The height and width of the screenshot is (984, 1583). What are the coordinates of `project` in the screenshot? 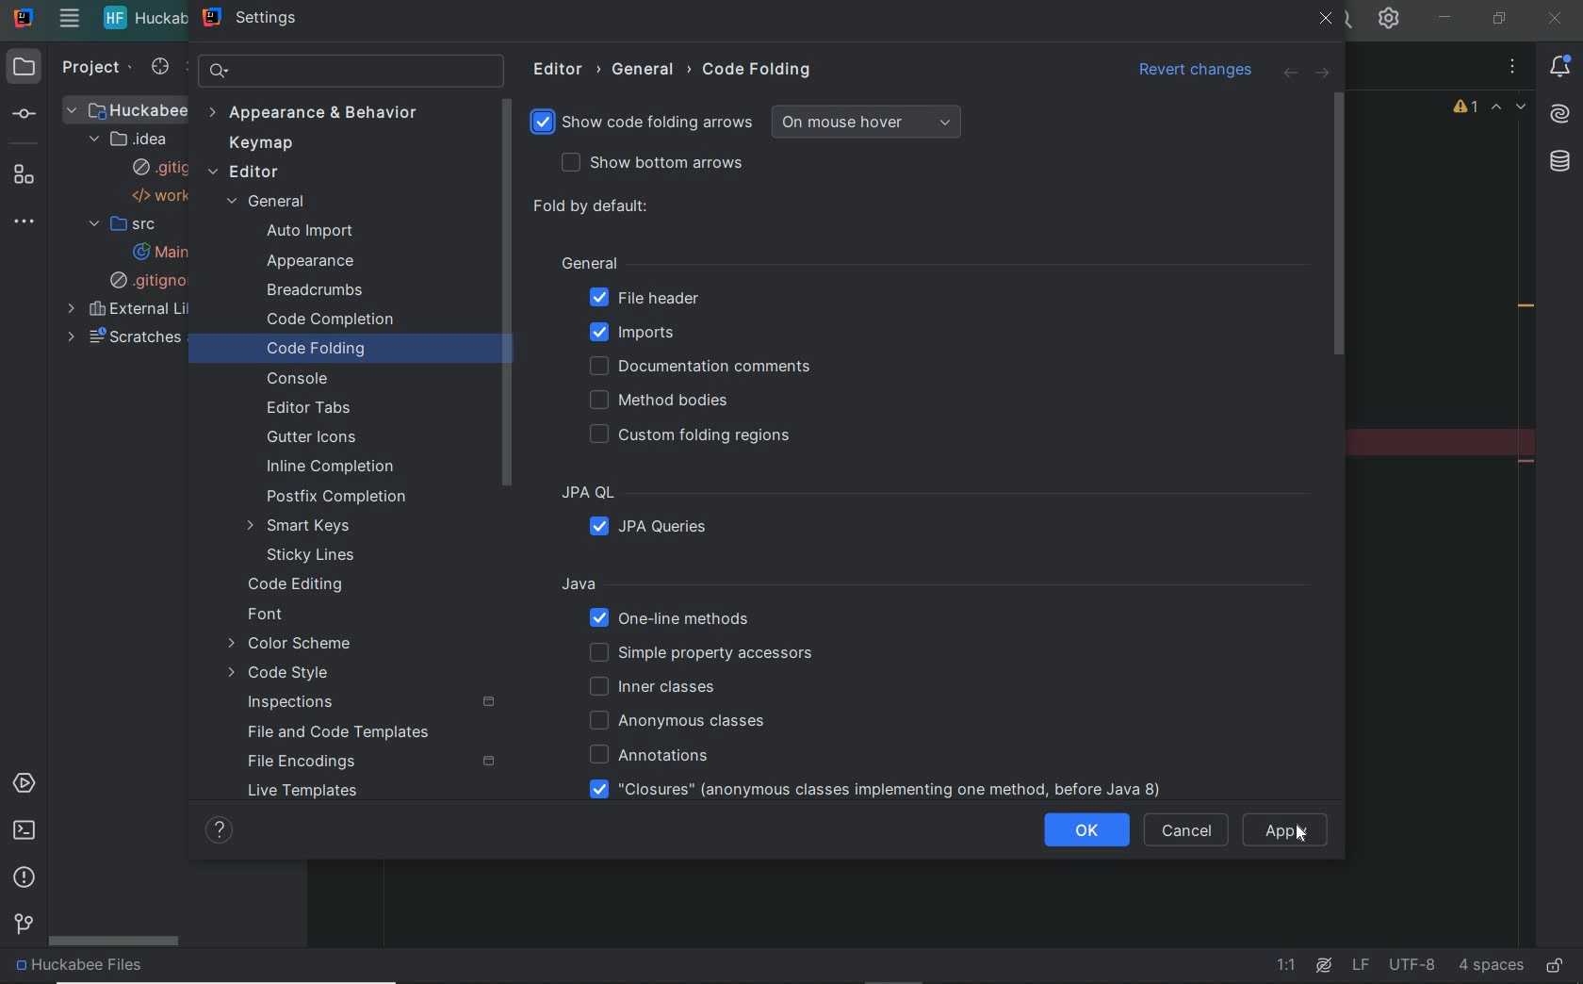 It's located at (18, 68).